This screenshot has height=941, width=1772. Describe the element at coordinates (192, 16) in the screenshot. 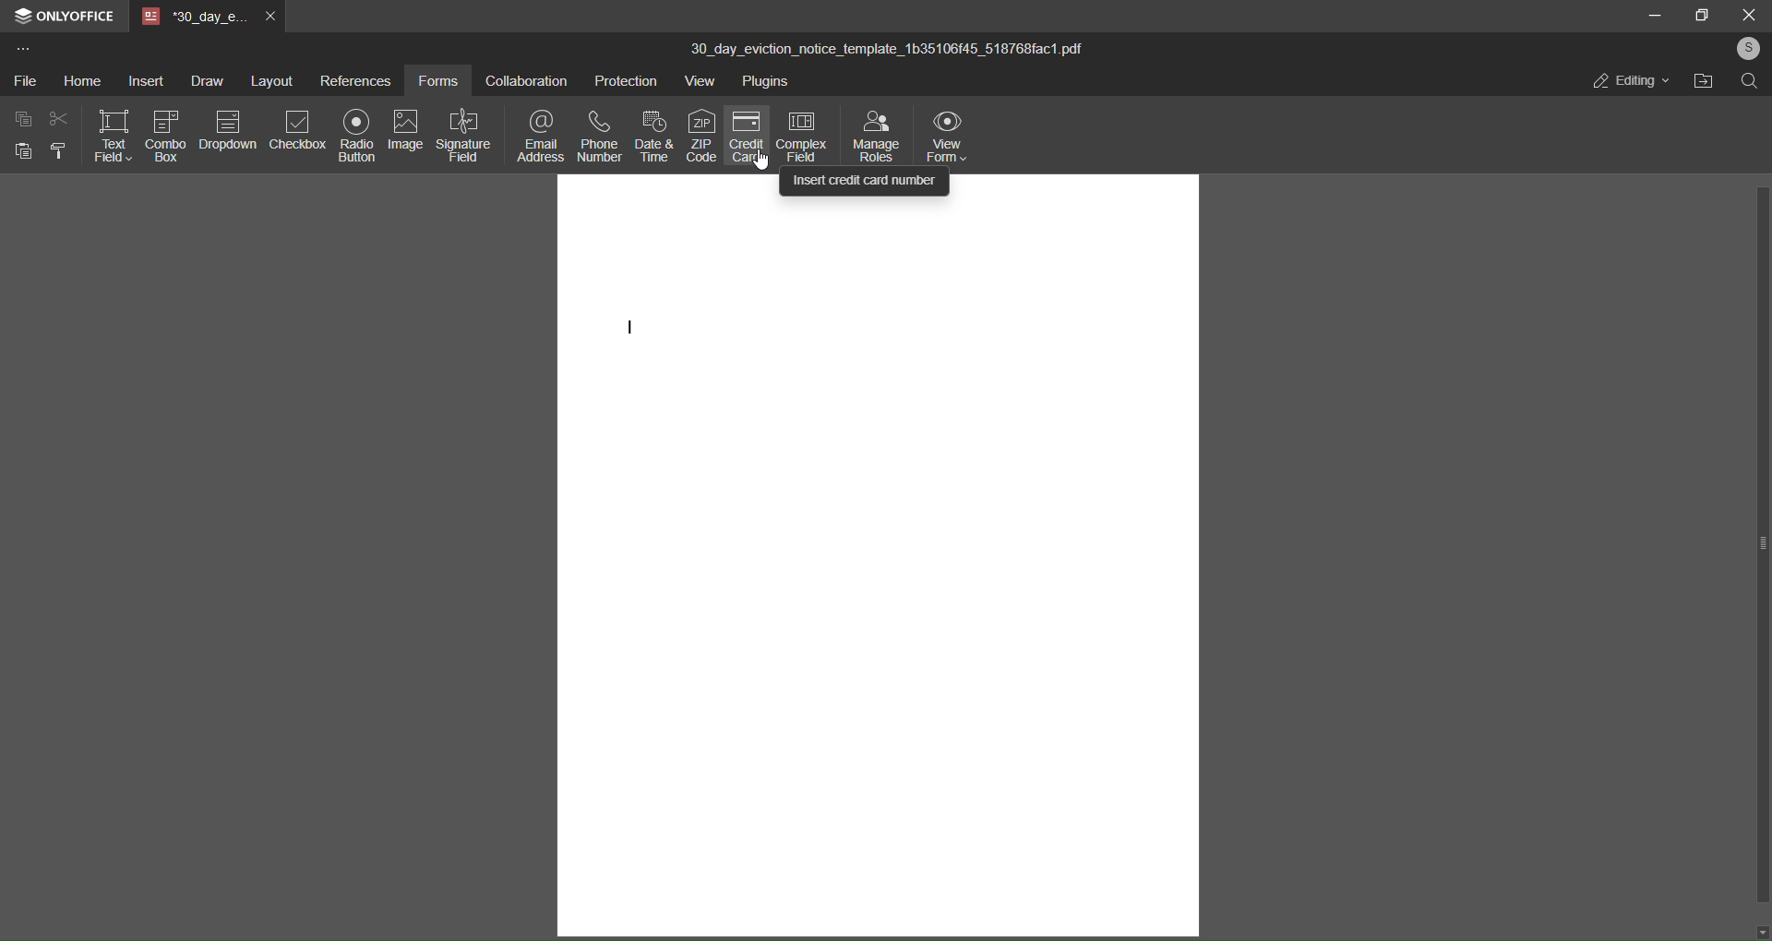

I see `tab name` at that location.